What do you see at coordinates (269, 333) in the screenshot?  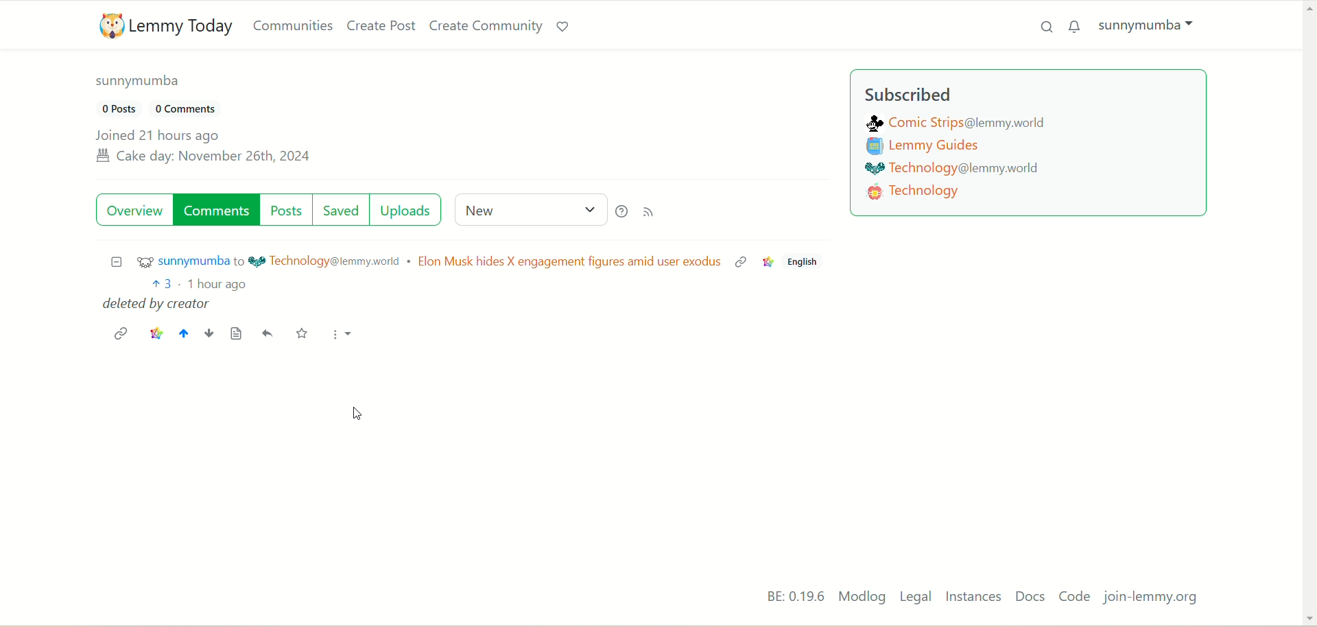 I see `reply` at bounding box center [269, 333].